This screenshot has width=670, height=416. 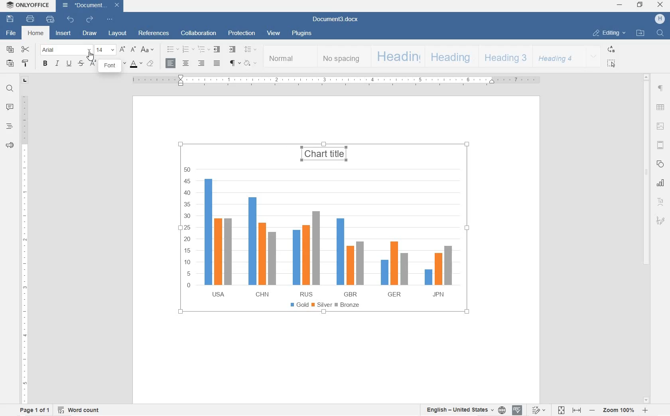 I want to click on CENTER ALIGN, so click(x=186, y=63).